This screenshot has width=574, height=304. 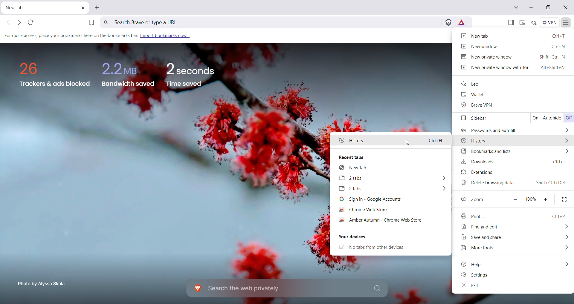 I want to click on Minimize, so click(x=531, y=7).